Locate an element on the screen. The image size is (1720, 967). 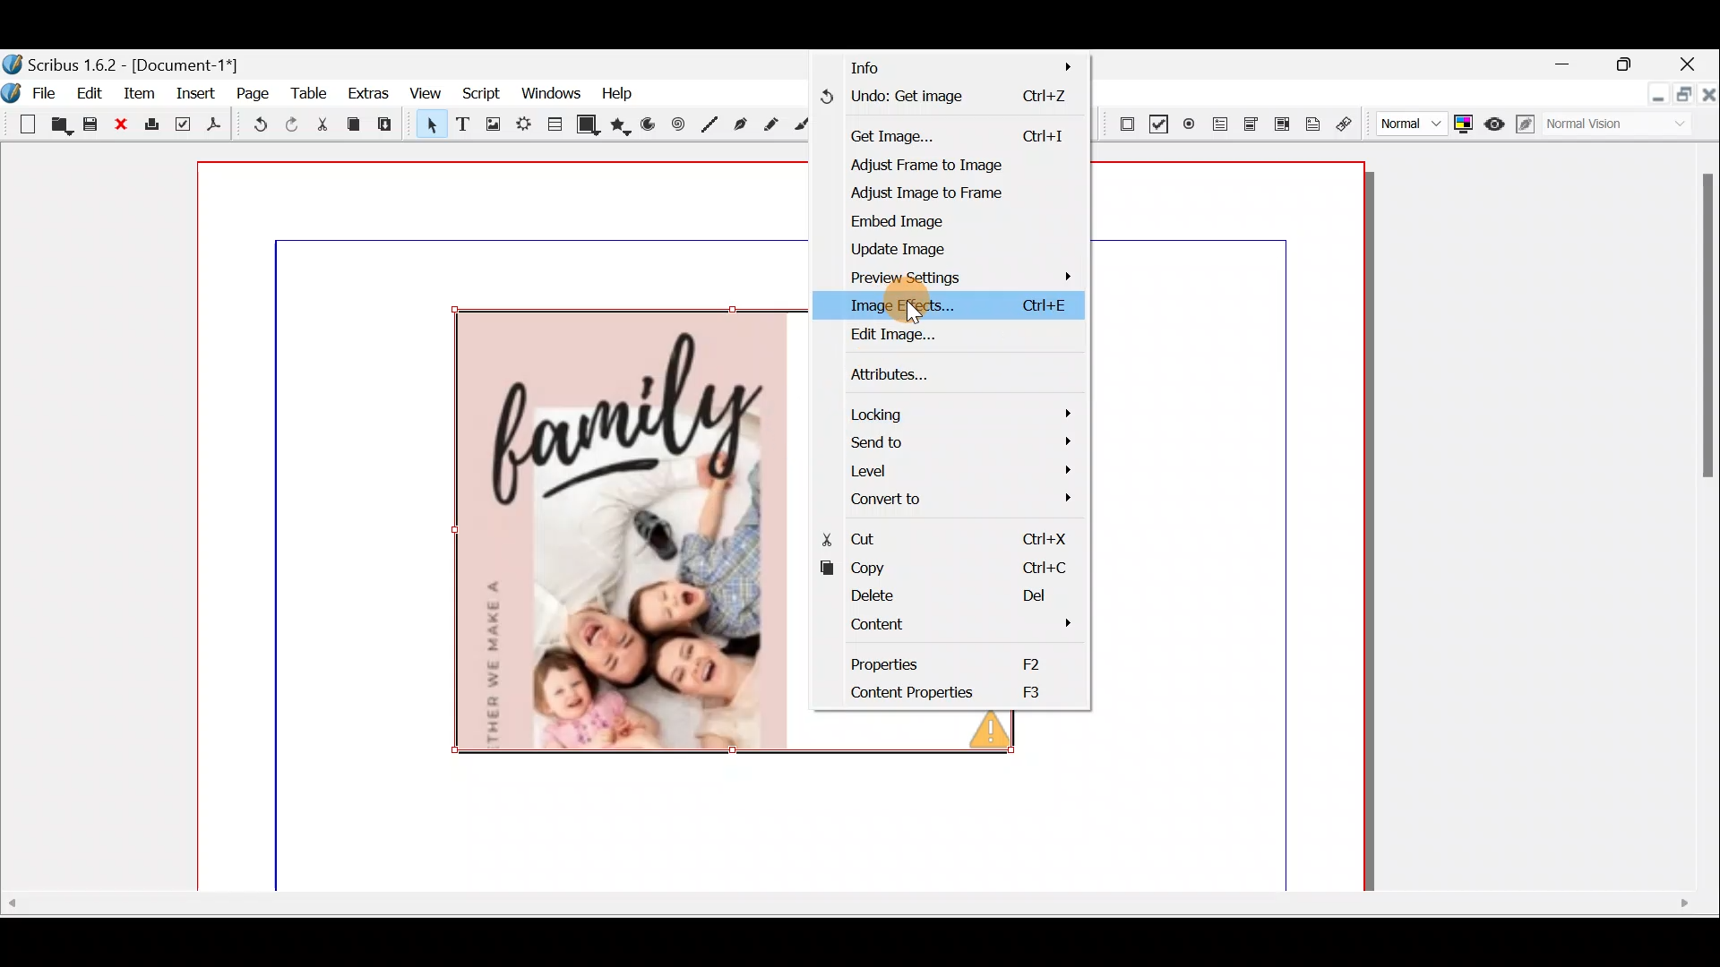
PDF radio button is located at coordinates (1187, 124).